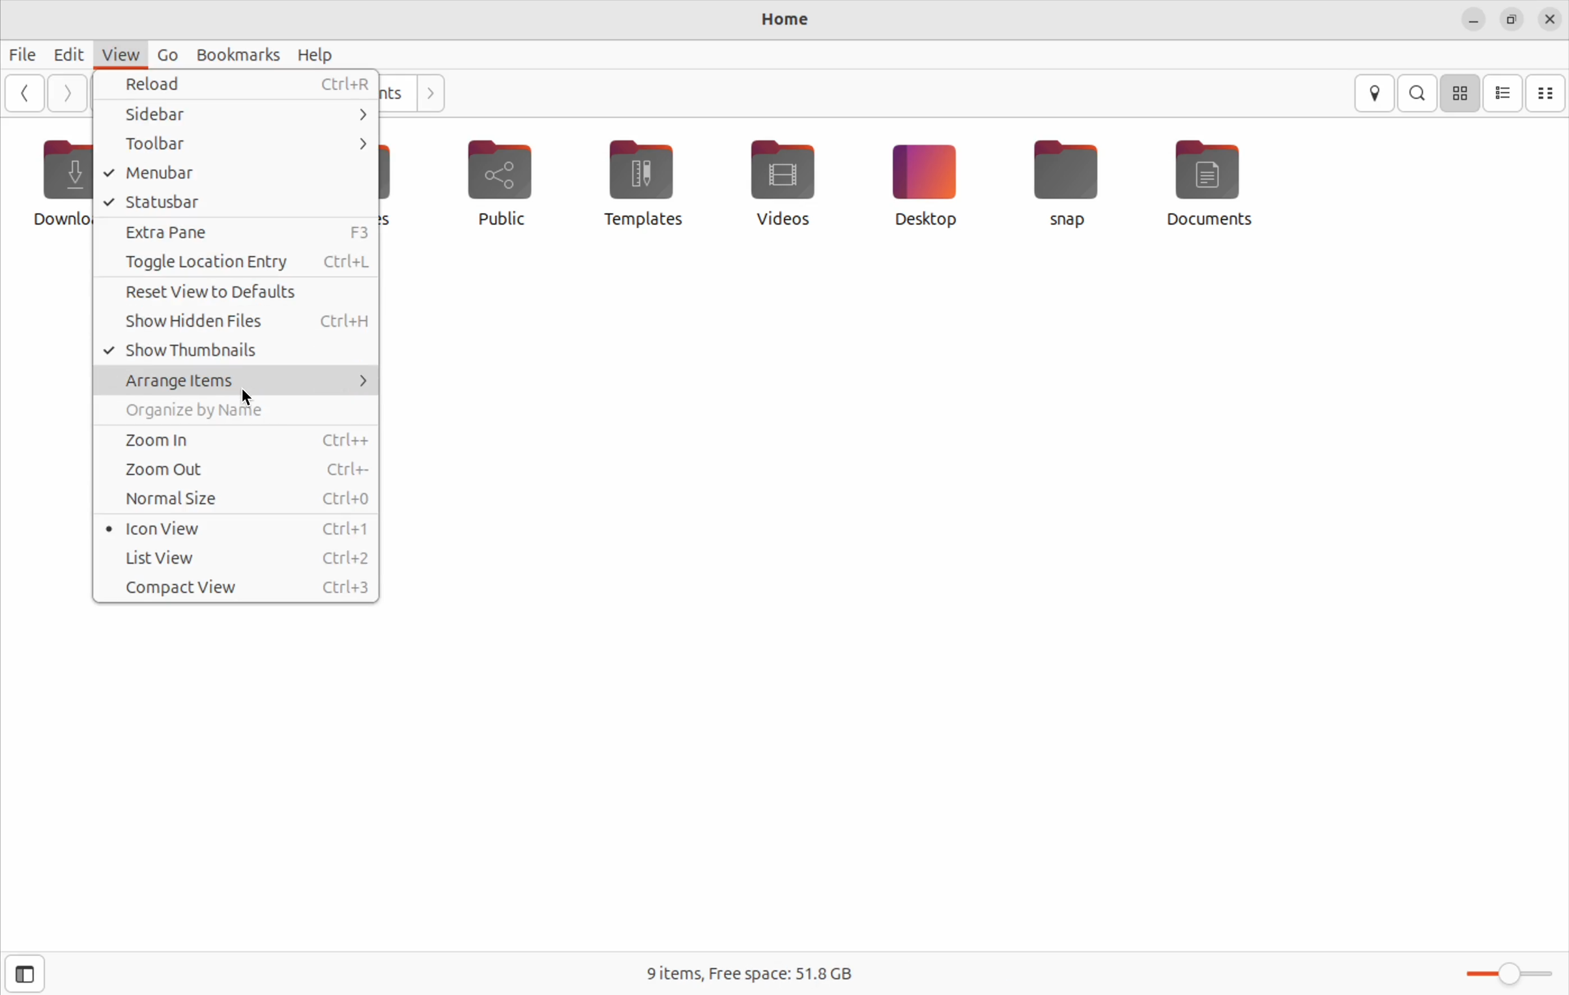 The width and height of the screenshot is (1569, 995). Describe the element at coordinates (252, 113) in the screenshot. I see `side bar` at that location.